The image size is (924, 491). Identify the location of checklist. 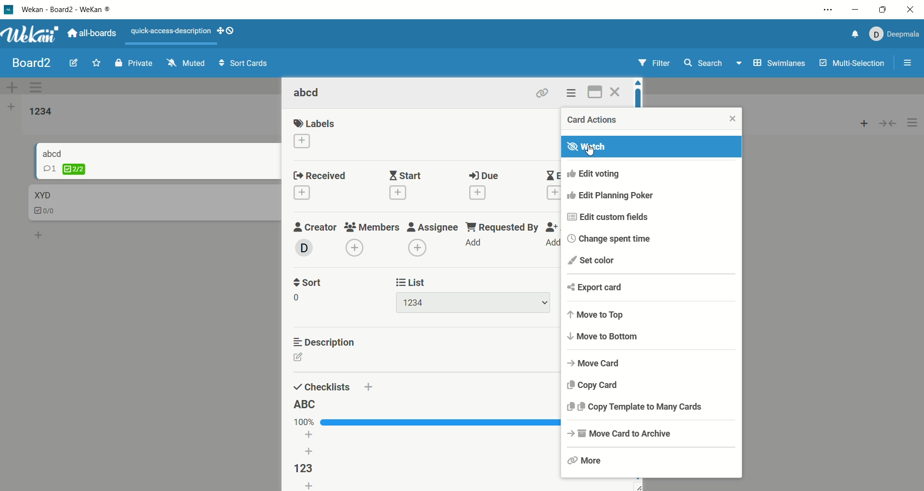
(44, 208).